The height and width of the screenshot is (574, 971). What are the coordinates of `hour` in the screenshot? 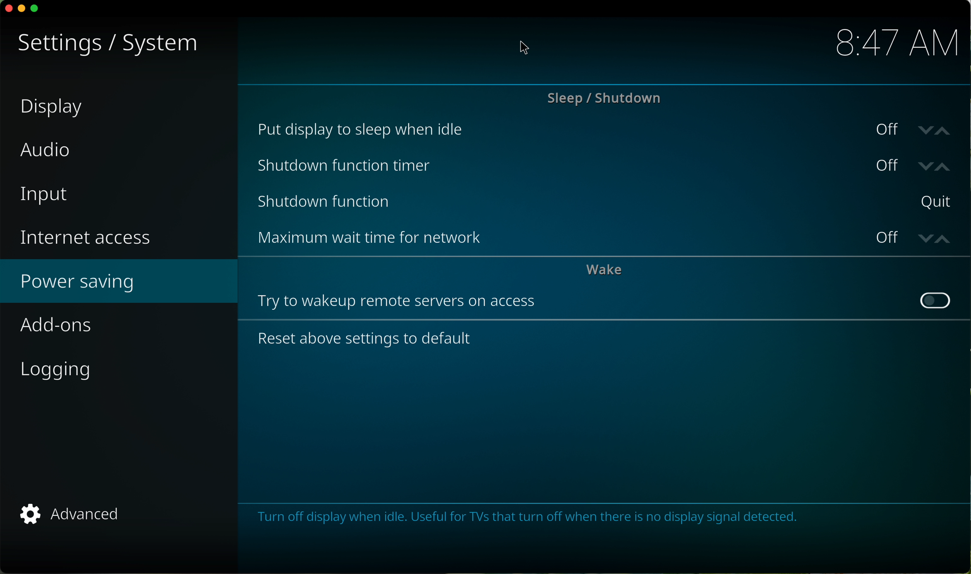 It's located at (892, 44).